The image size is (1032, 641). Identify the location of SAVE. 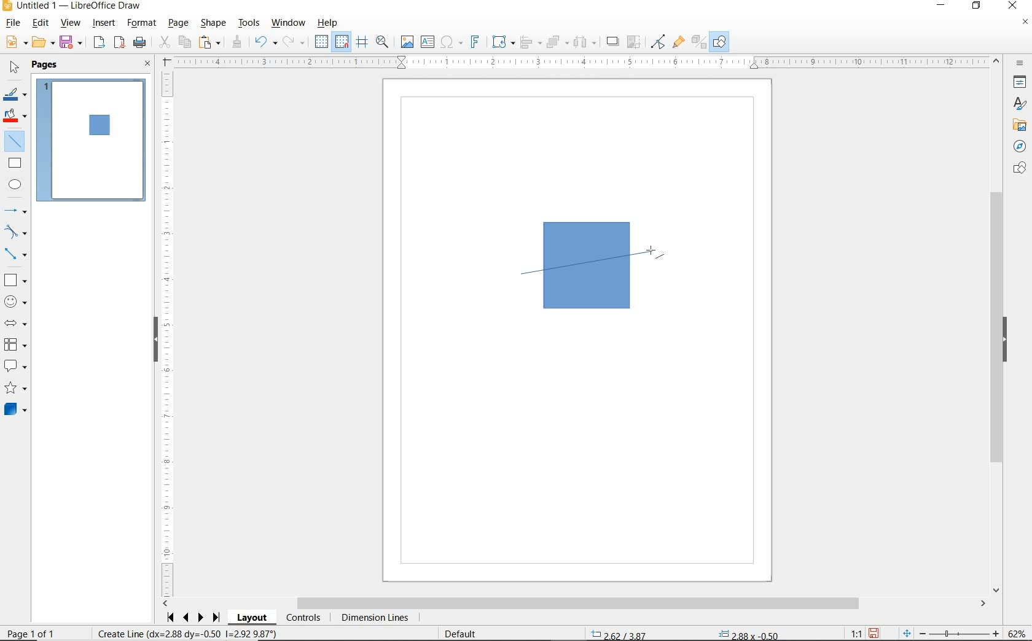
(874, 633).